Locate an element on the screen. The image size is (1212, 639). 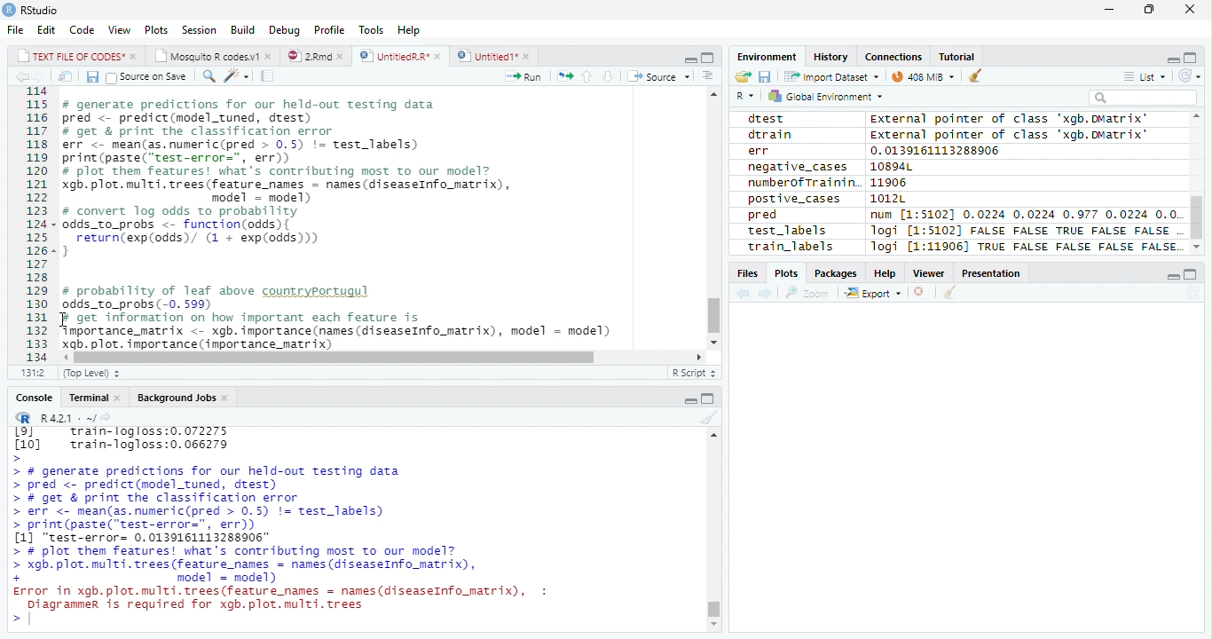
Maximize is located at coordinates (707, 56).